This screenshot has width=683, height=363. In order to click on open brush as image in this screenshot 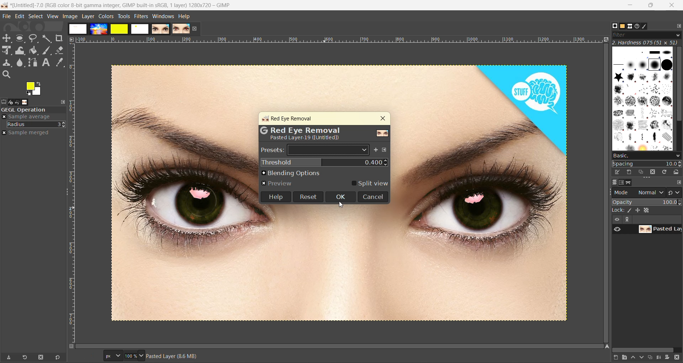, I will do `click(676, 173)`.